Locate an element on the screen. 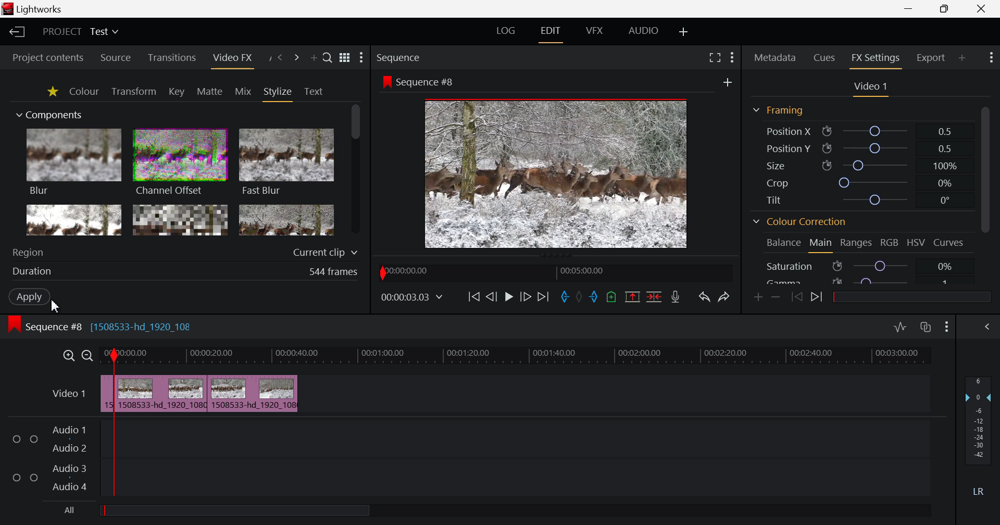  Cursor on Clipped Sequence is located at coordinates (124, 393).